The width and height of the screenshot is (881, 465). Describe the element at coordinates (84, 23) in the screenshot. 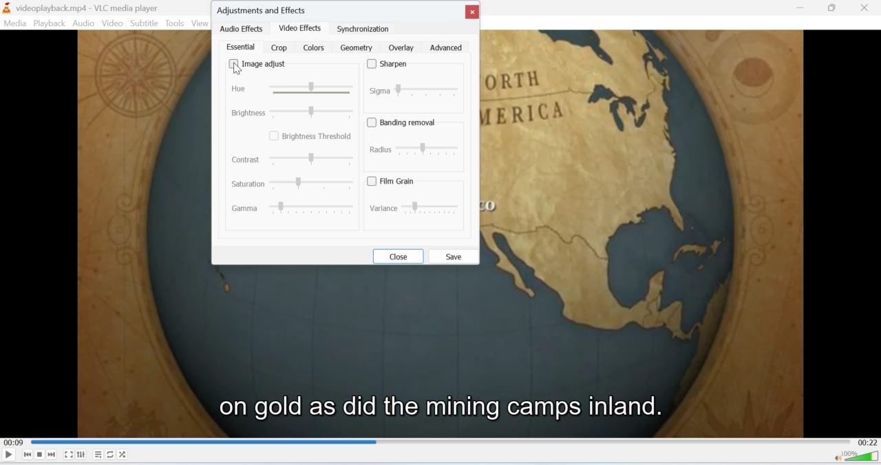

I see `Audio` at that location.